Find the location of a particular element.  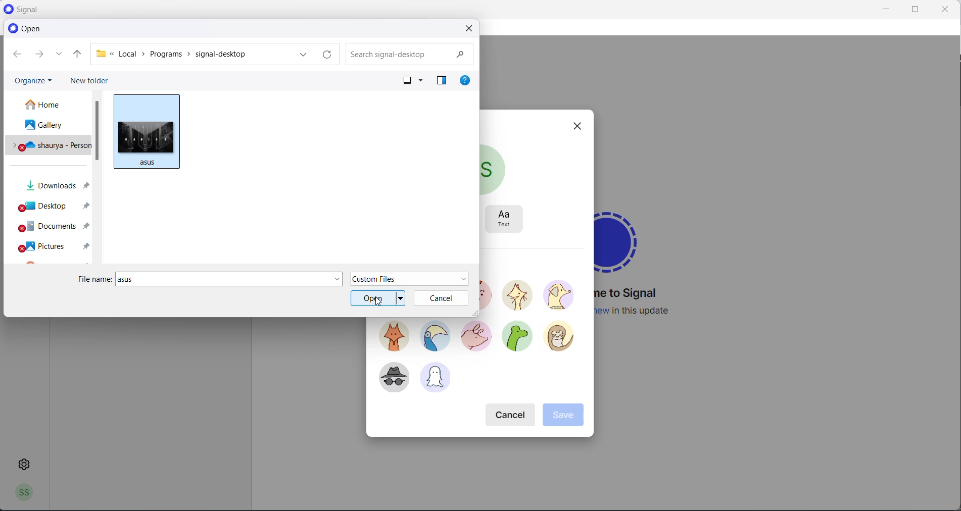

avatar is located at coordinates (563, 295).